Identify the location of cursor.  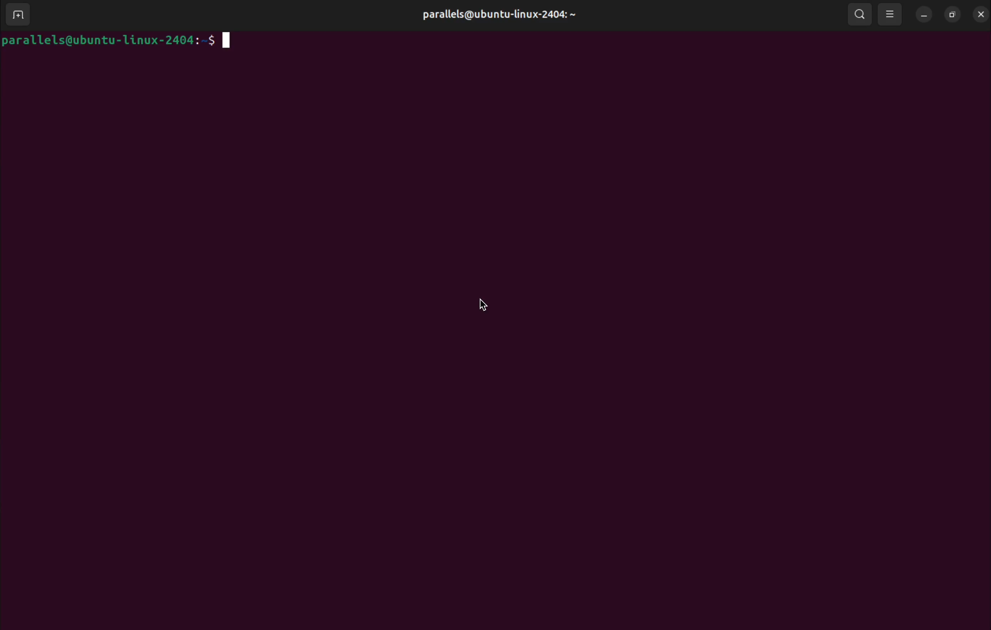
(487, 306).